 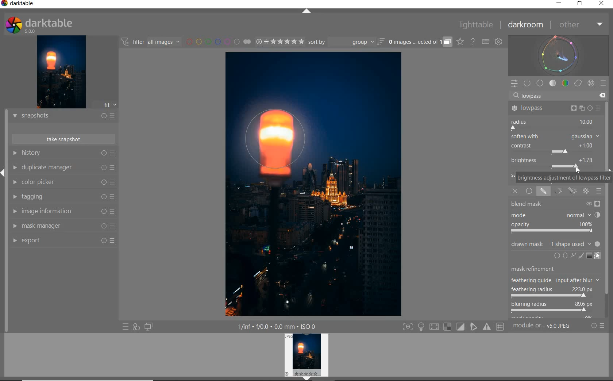 What do you see at coordinates (555, 281) in the screenshot?
I see `` at bounding box center [555, 281].